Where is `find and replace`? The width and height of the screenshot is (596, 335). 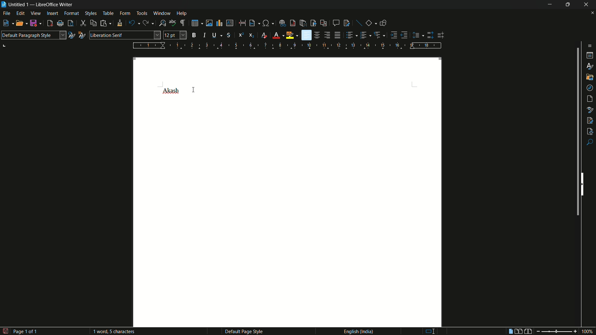 find and replace is located at coordinates (163, 23).